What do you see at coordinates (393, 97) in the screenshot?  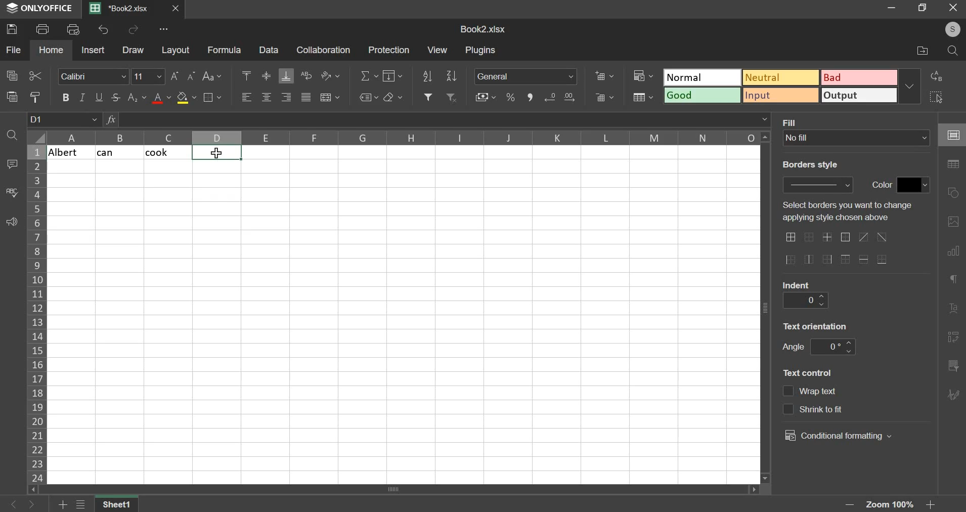 I see `clear` at bounding box center [393, 97].